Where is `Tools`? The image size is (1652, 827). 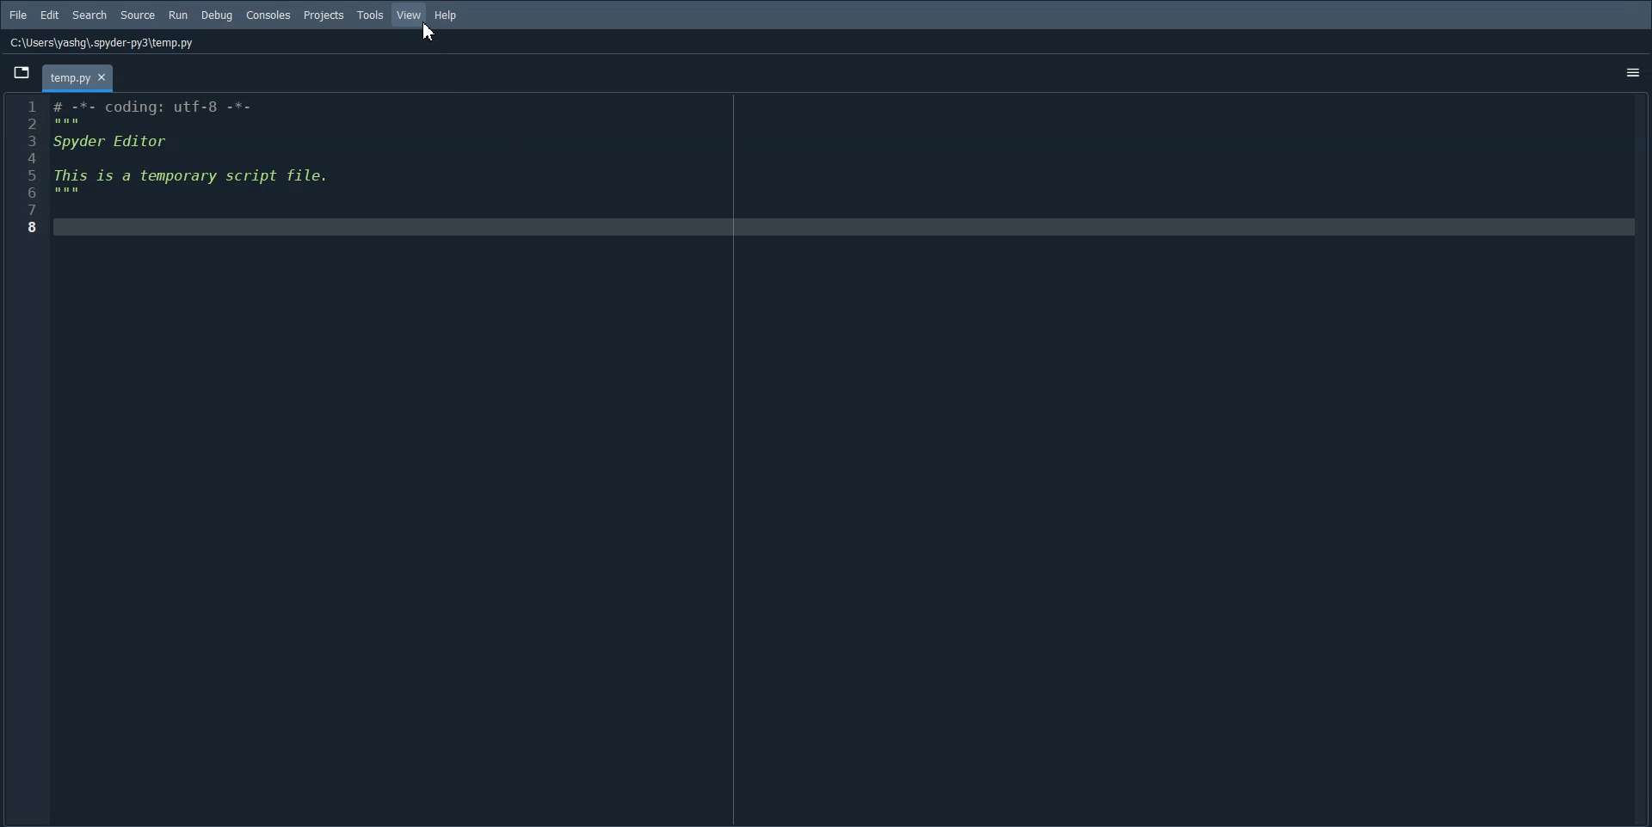
Tools is located at coordinates (370, 15).